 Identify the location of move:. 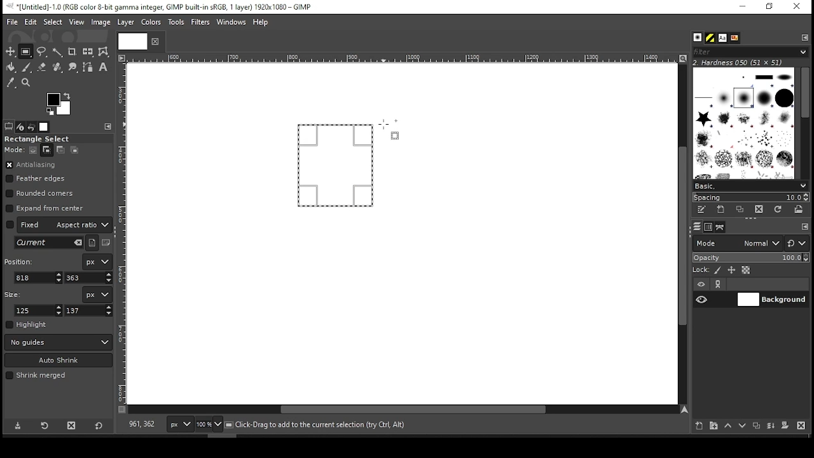
(14, 149).